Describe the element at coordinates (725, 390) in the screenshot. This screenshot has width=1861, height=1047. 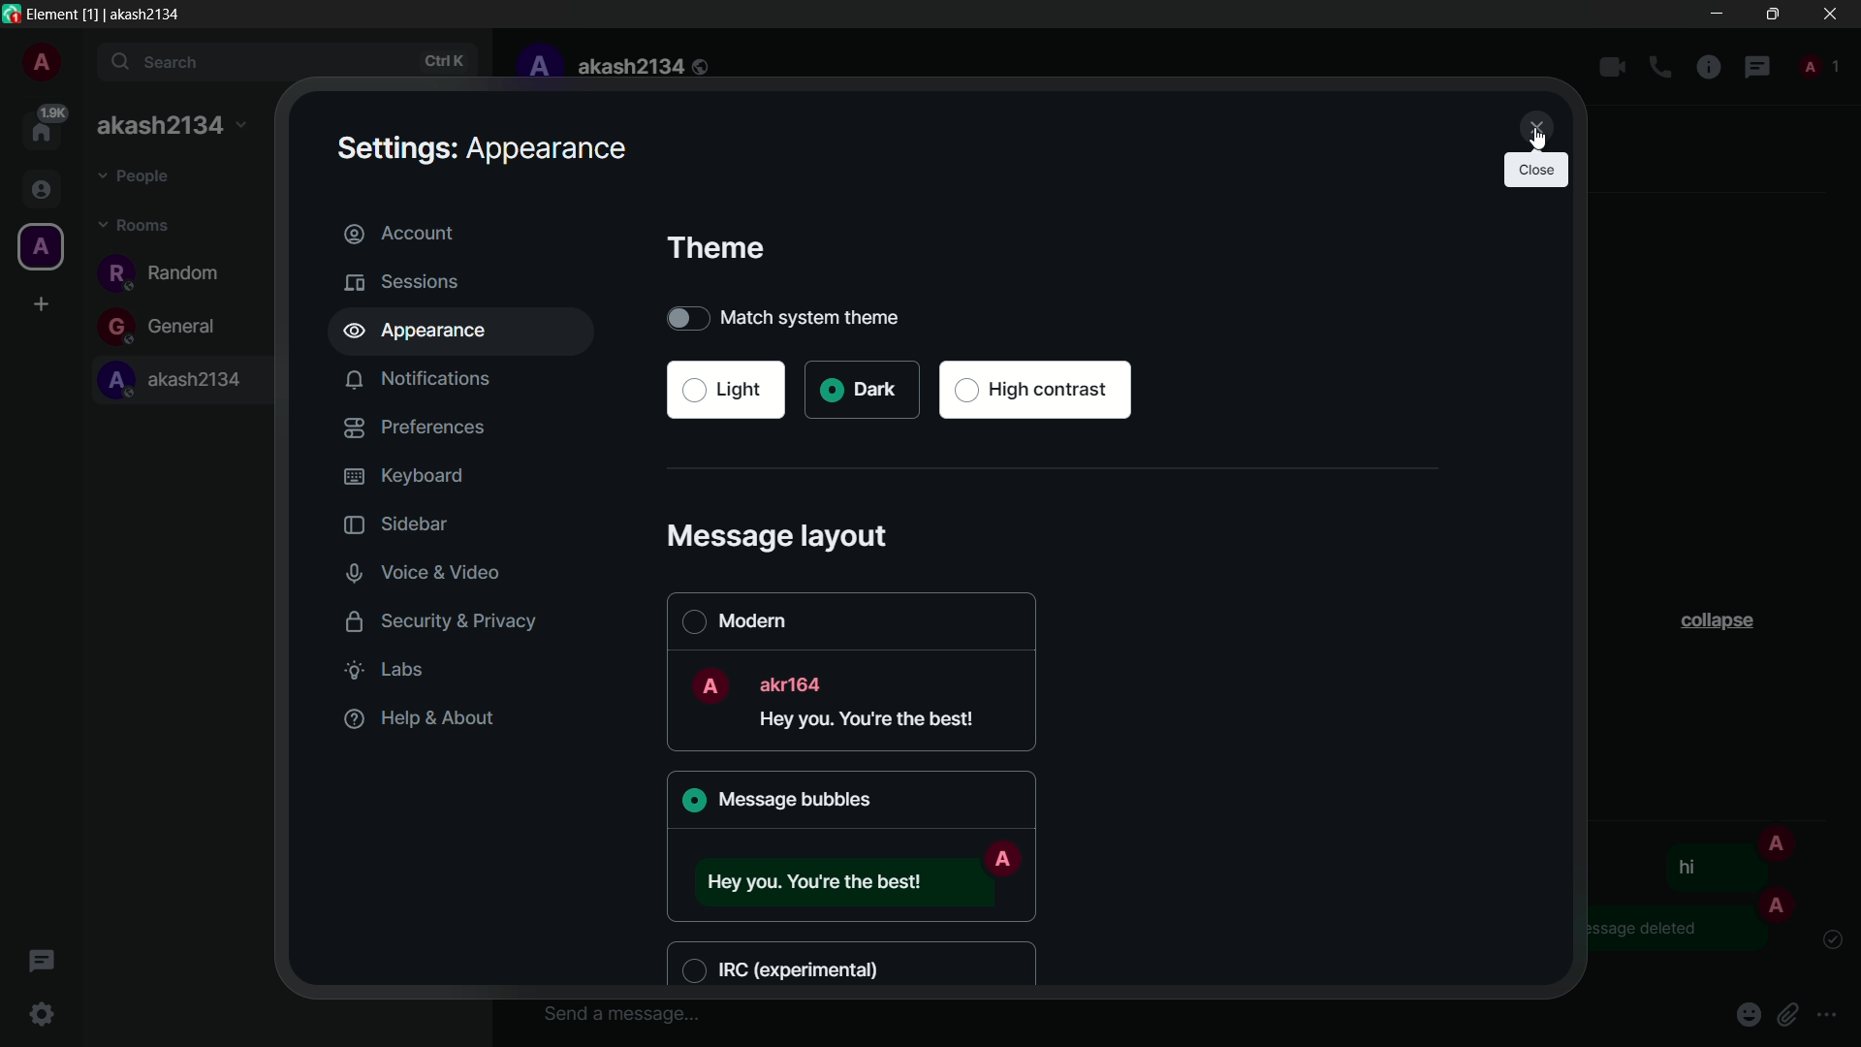
I see `light` at that location.